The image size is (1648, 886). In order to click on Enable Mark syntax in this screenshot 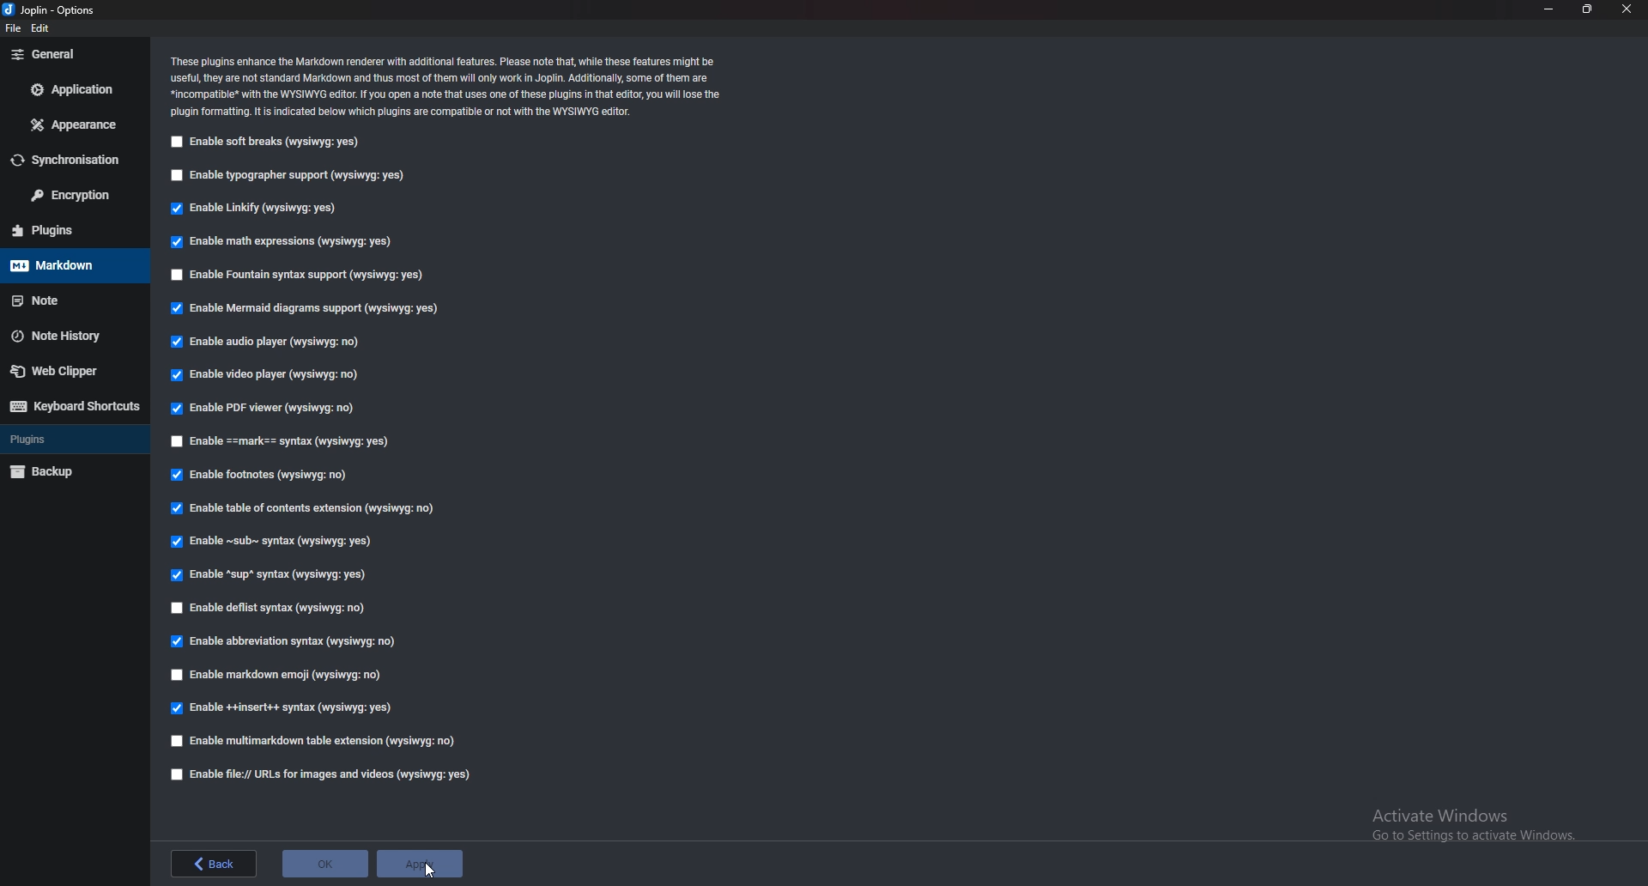, I will do `click(283, 441)`.